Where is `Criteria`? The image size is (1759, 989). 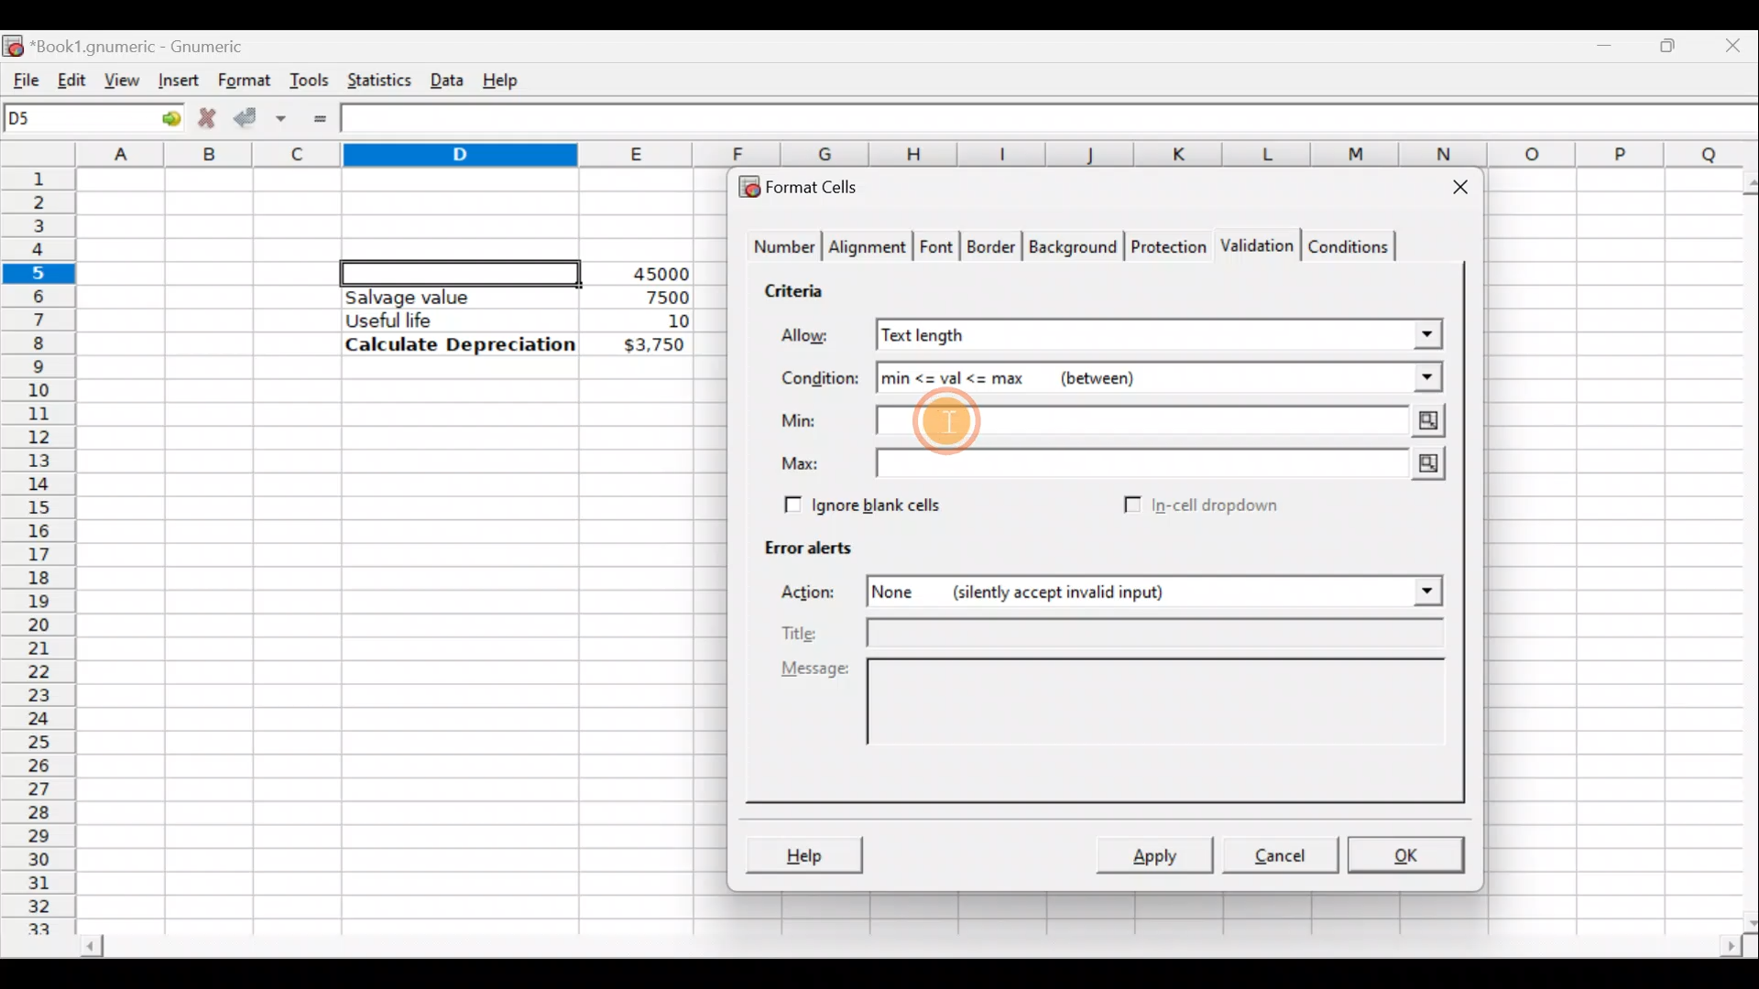
Criteria is located at coordinates (801, 288).